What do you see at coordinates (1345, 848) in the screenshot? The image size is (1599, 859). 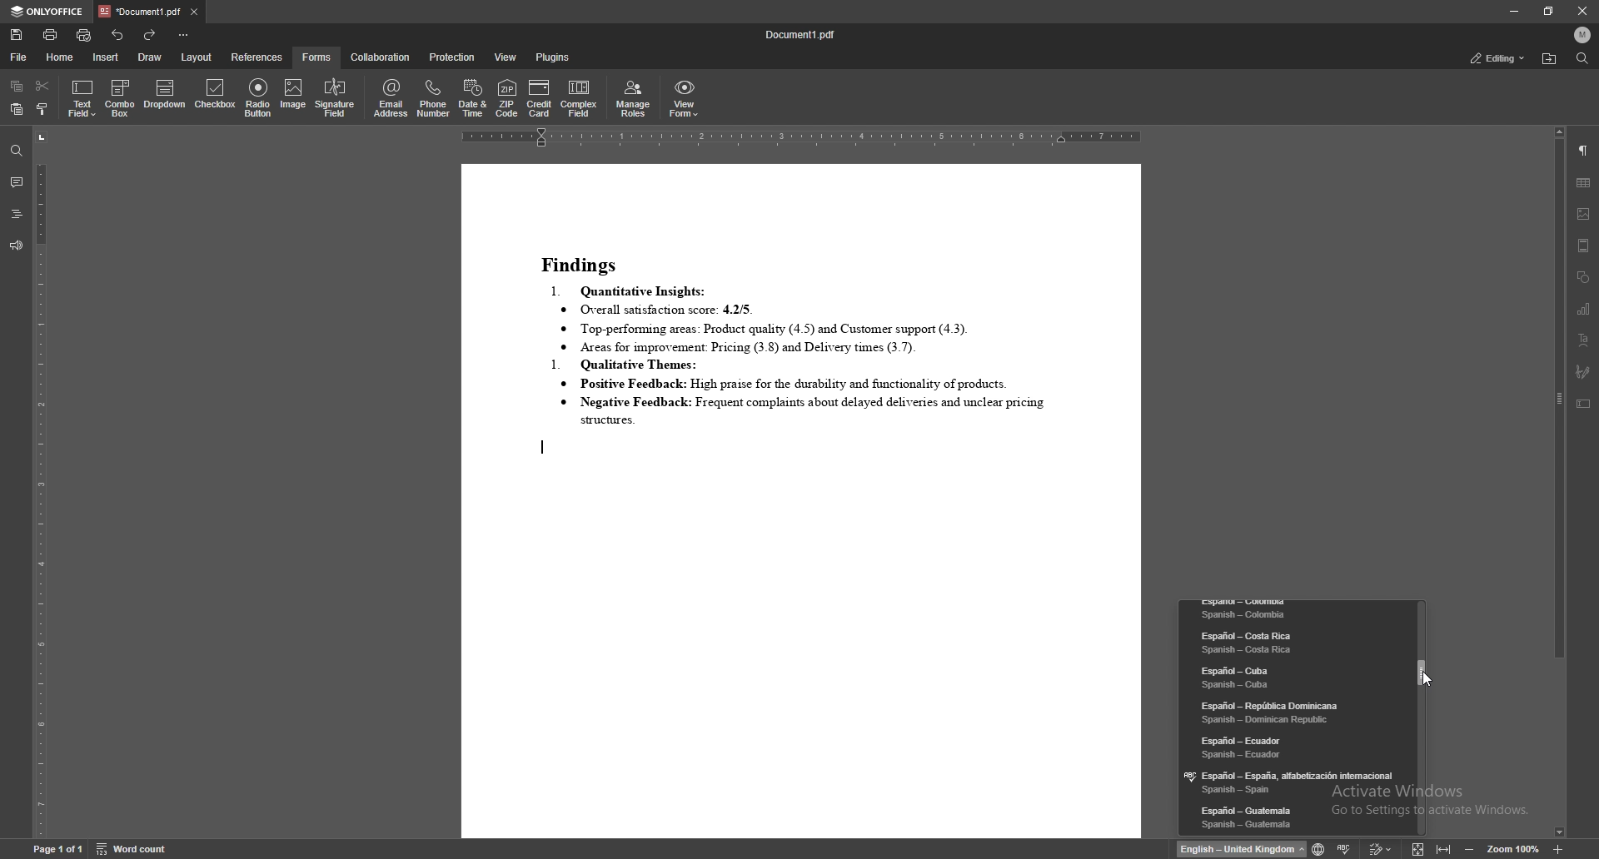 I see `spell check` at bounding box center [1345, 848].